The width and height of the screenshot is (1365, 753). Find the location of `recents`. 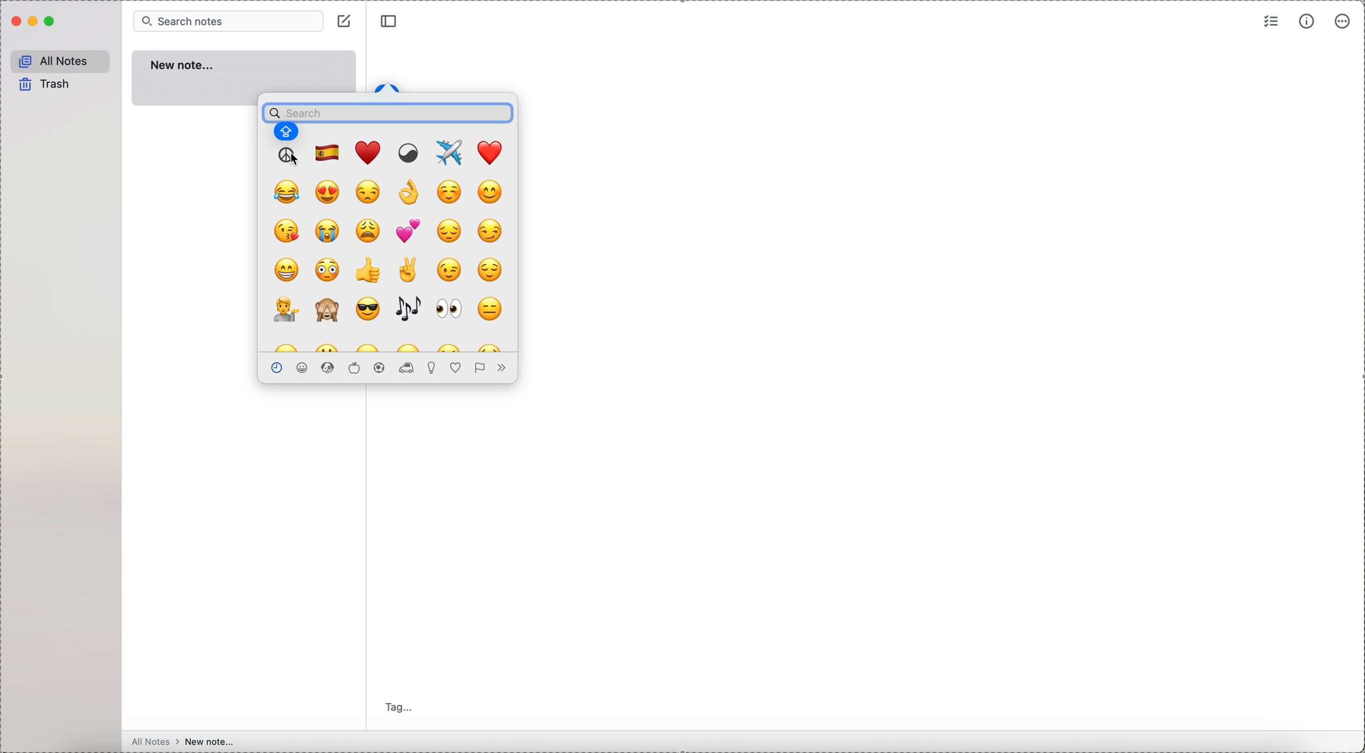

recents is located at coordinates (275, 367).